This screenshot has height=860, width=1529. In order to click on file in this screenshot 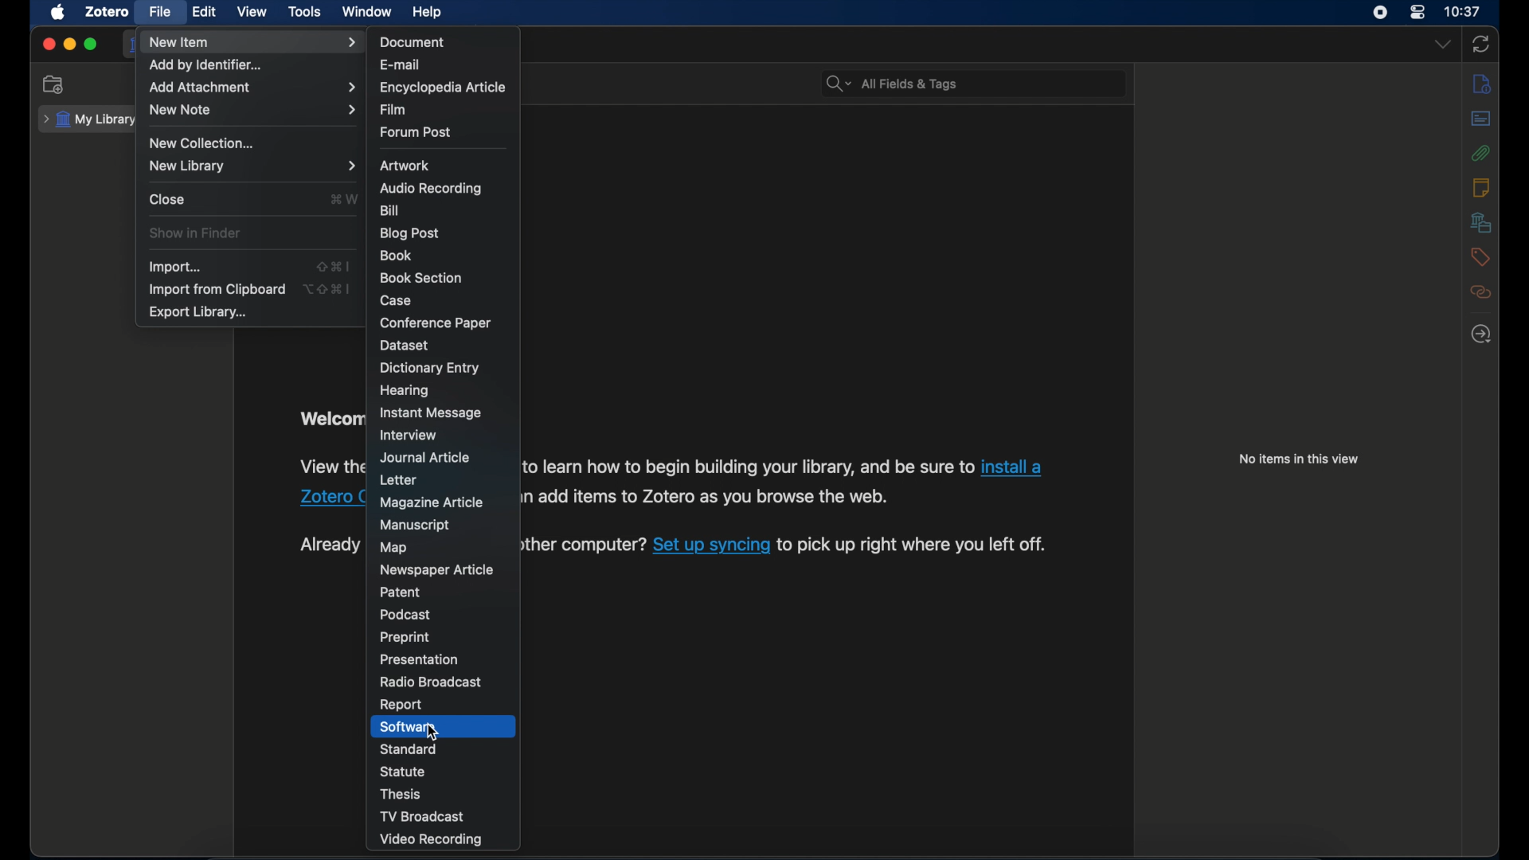, I will do `click(161, 13)`.